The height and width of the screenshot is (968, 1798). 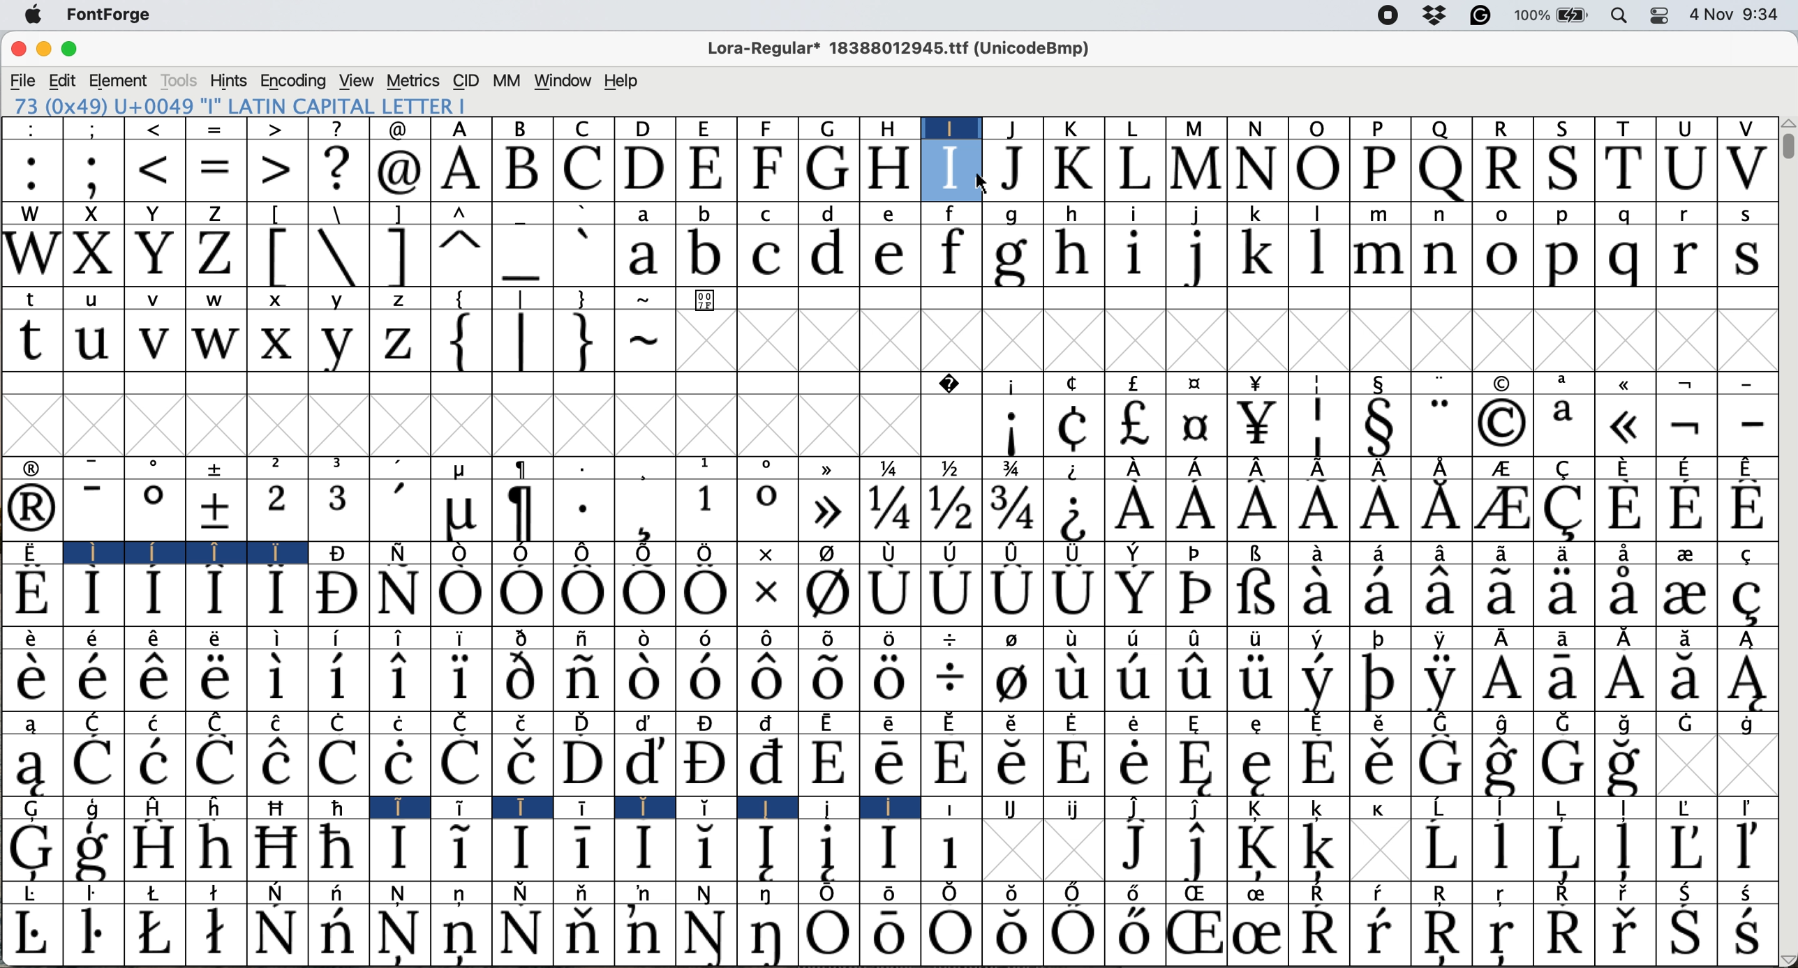 What do you see at coordinates (1015, 215) in the screenshot?
I see `g` at bounding box center [1015, 215].